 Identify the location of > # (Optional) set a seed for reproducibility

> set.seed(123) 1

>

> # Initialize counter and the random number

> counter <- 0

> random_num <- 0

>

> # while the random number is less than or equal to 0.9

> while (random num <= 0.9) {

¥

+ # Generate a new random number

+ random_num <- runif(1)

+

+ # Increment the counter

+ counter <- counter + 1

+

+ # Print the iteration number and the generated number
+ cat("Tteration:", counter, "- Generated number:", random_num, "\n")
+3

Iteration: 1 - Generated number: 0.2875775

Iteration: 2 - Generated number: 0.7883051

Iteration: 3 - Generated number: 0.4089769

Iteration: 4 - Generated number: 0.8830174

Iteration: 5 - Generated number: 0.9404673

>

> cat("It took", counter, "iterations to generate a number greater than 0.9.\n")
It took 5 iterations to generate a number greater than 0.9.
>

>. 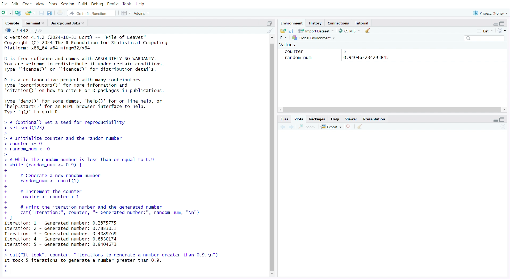
(117, 197).